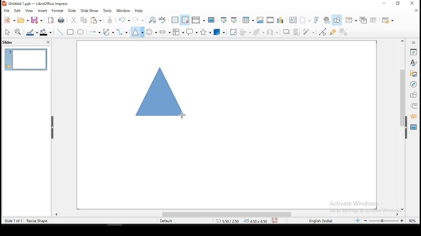  I want to click on new, so click(9, 20).